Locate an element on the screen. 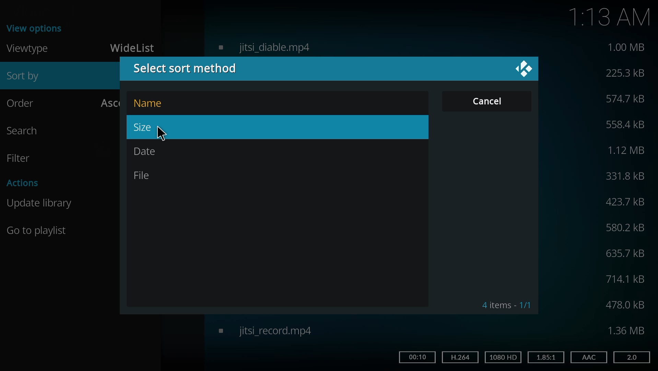  video is located at coordinates (271, 47).